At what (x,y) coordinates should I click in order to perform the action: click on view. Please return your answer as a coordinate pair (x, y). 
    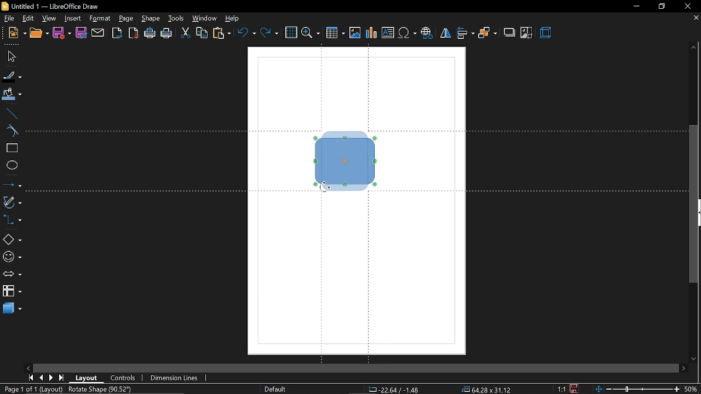
    Looking at the image, I should click on (50, 19).